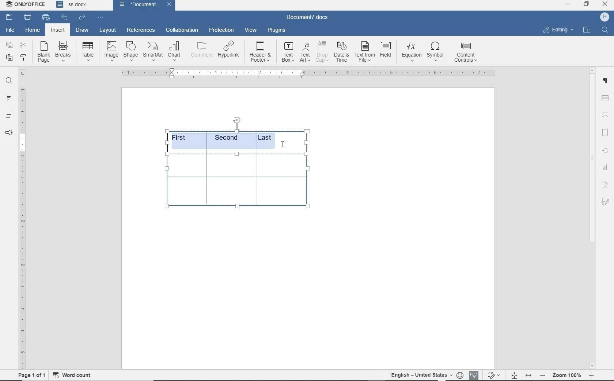 This screenshot has width=614, height=381. I want to click on Table, so click(88, 52).